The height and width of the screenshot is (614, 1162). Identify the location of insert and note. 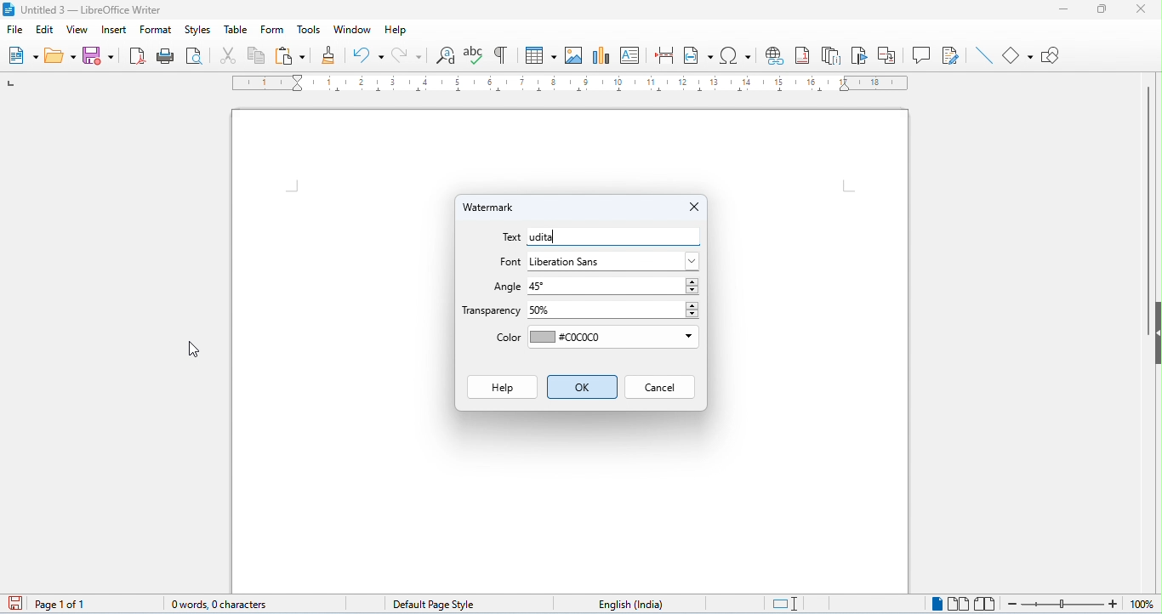
(832, 56).